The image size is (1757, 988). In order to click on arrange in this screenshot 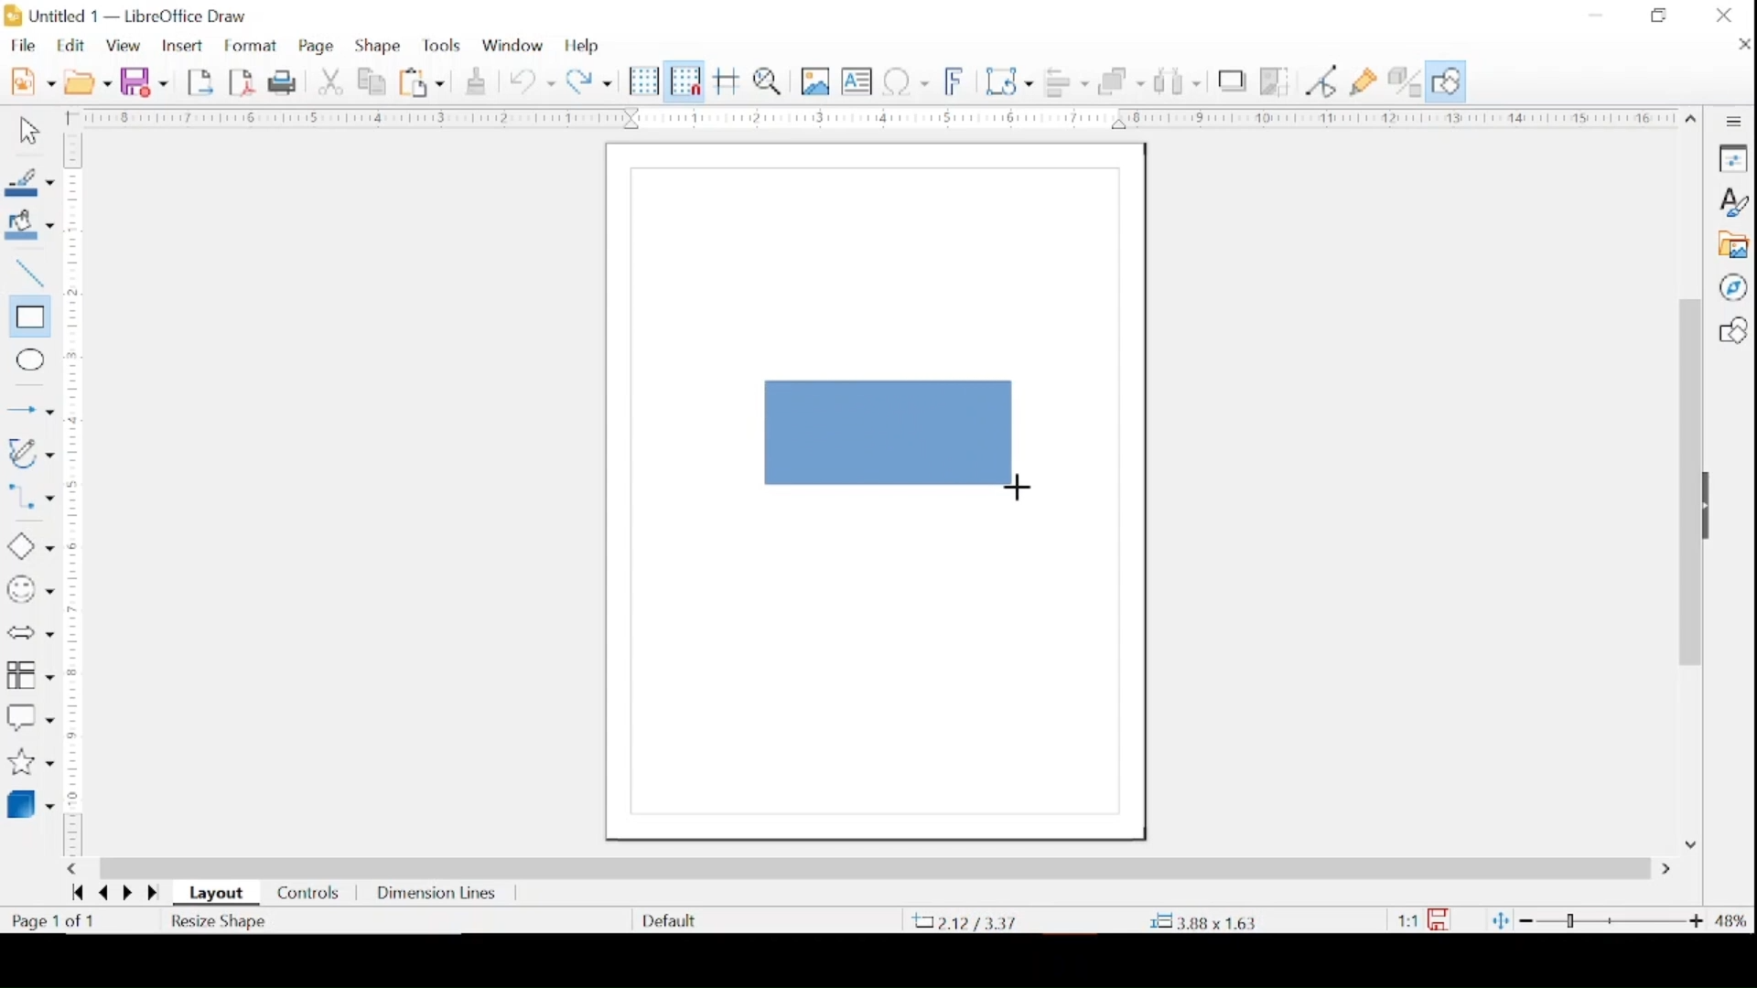, I will do `click(1122, 81)`.